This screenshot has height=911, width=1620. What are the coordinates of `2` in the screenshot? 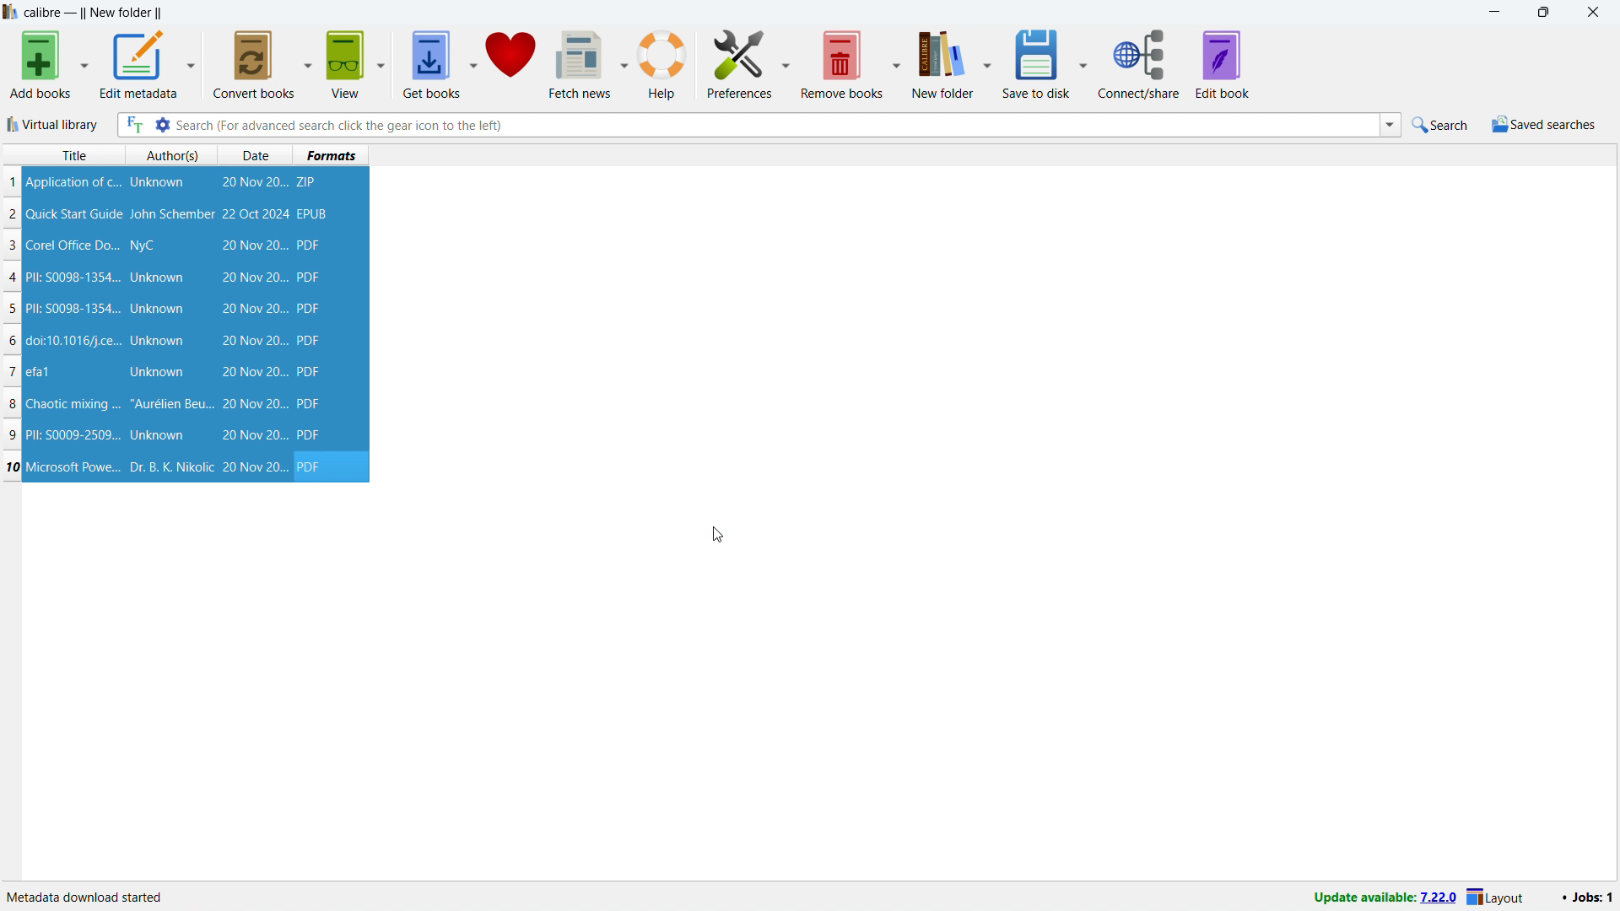 It's located at (13, 214).